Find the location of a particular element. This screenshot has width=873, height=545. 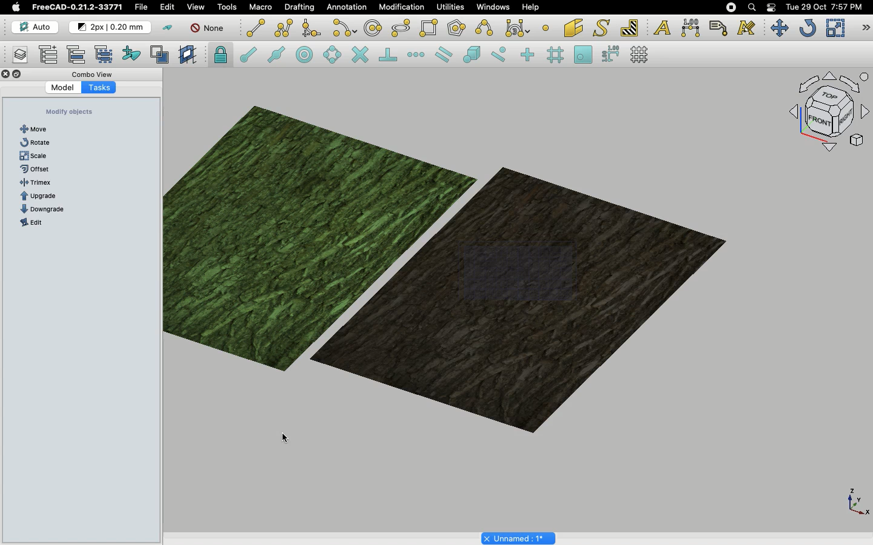

4 Upgrade is located at coordinates (45, 196).